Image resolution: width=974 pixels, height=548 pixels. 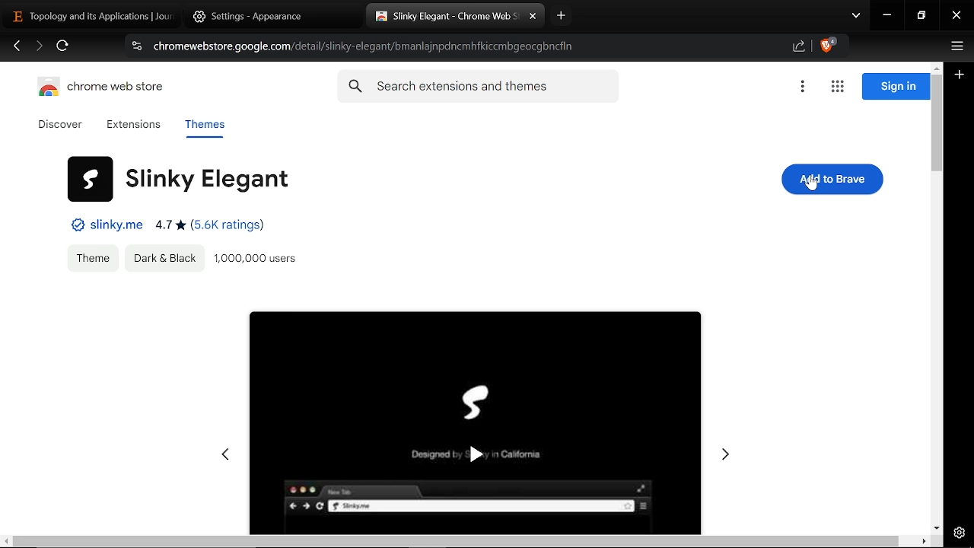 What do you see at coordinates (93, 258) in the screenshot?
I see `Theme` at bounding box center [93, 258].